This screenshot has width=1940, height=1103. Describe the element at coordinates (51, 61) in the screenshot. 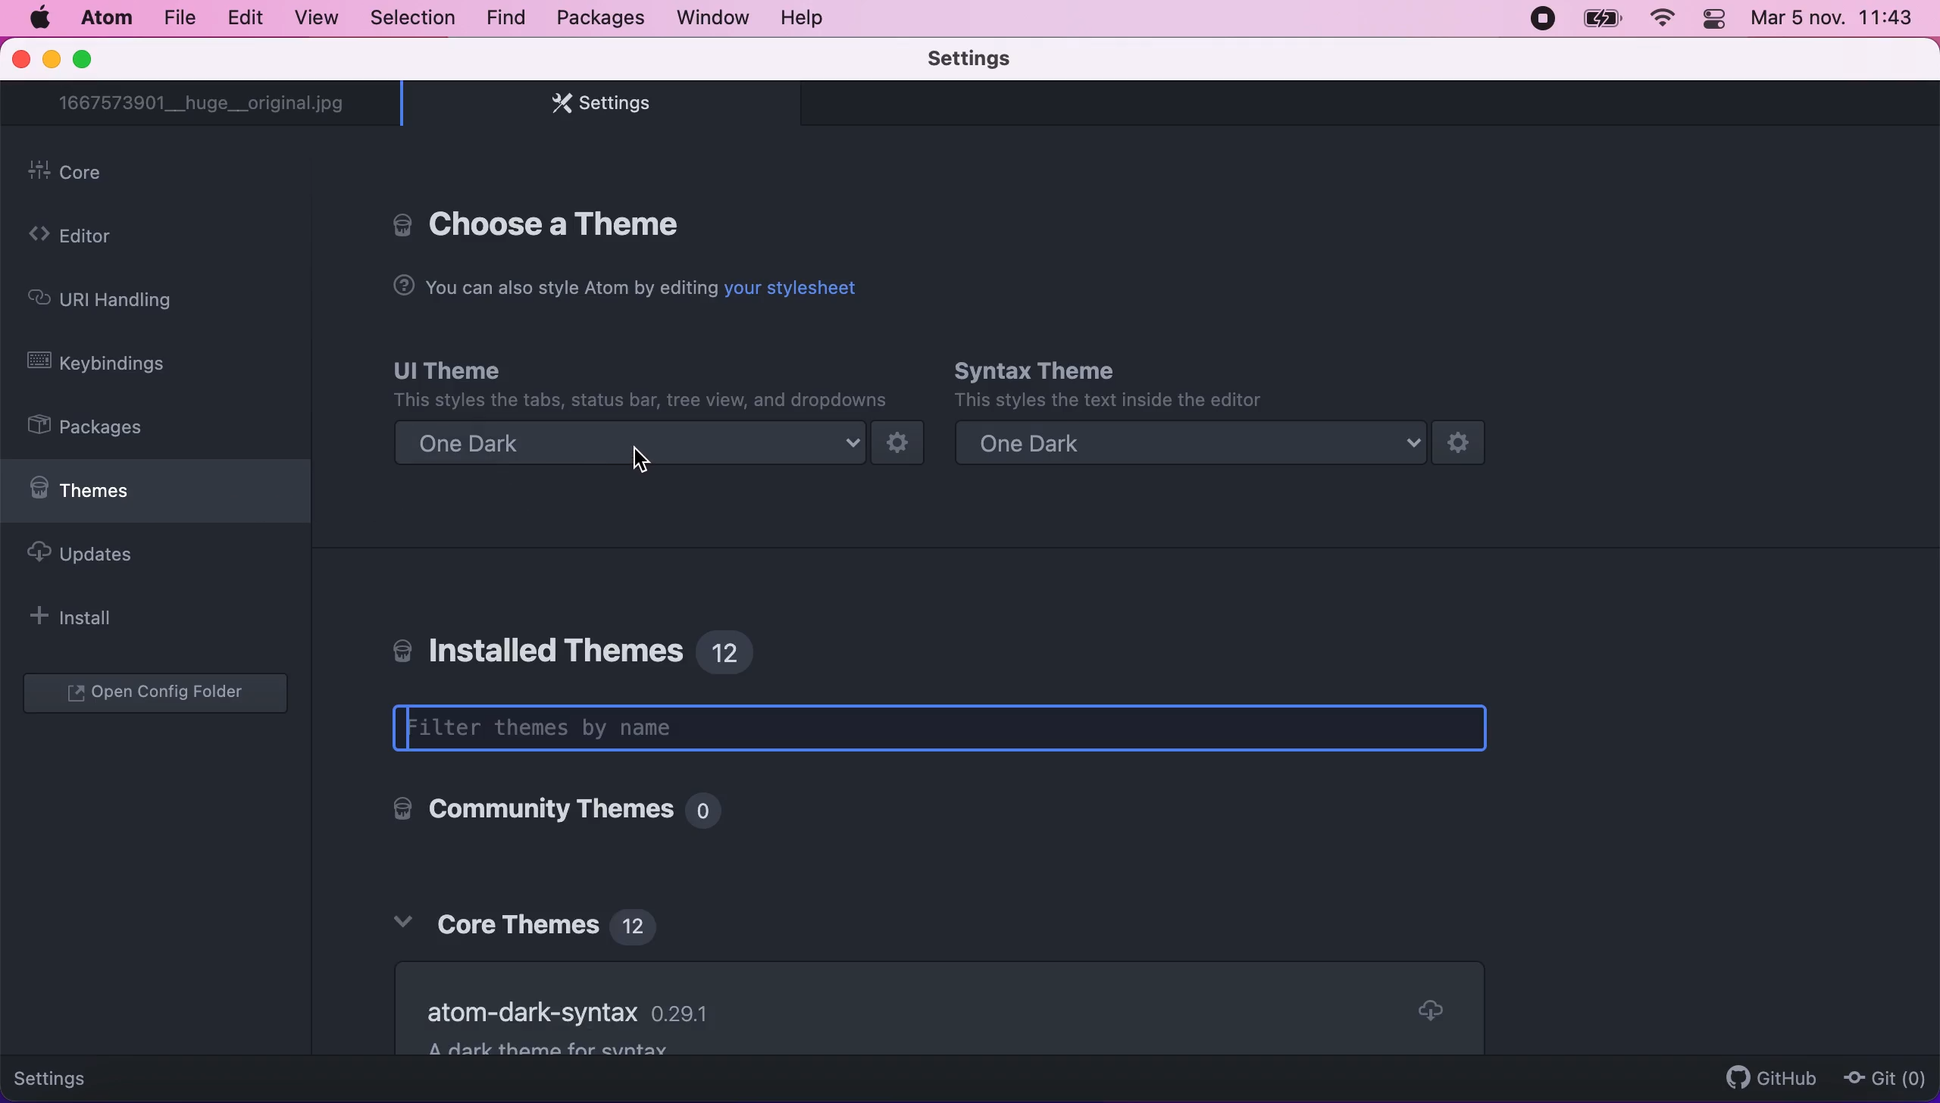

I see `minimize` at that location.